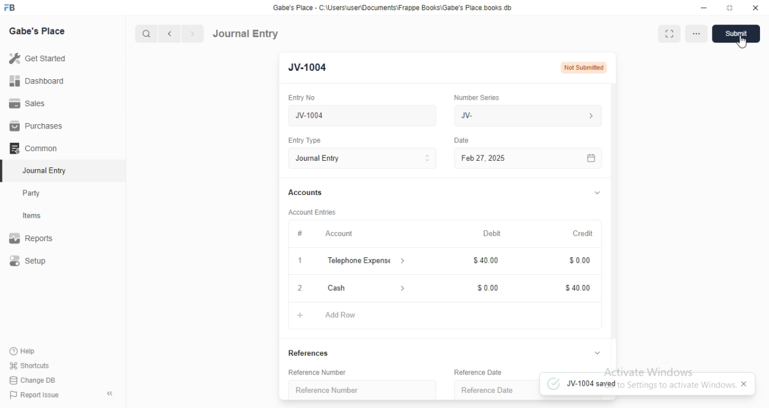  Describe the element at coordinates (585, 384) in the screenshot. I see `JV-1004 saved` at that location.